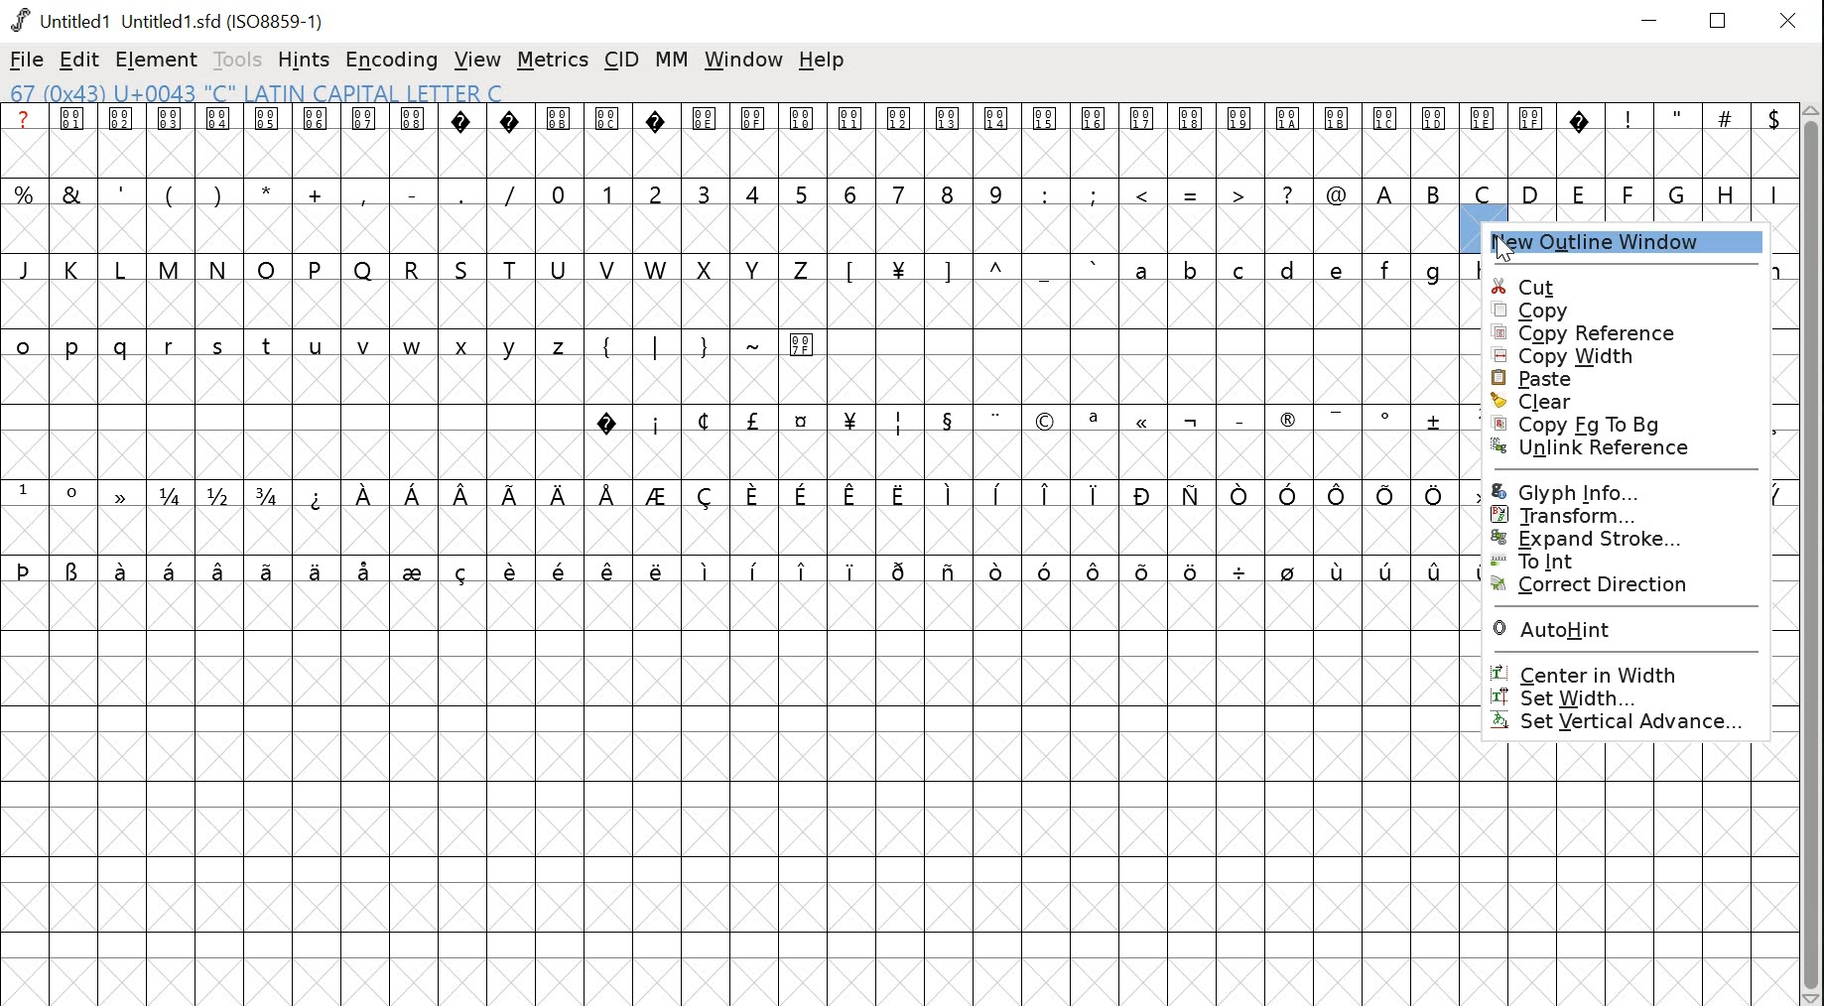  What do you see at coordinates (1623, 540) in the screenshot?
I see `expand stroke` at bounding box center [1623, 540].